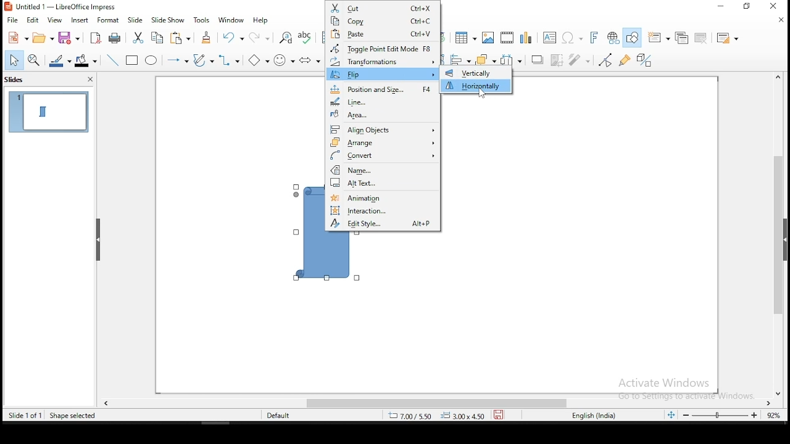 This screenshot has height=444, width=790. I want to click on undo, so click(231, 38).